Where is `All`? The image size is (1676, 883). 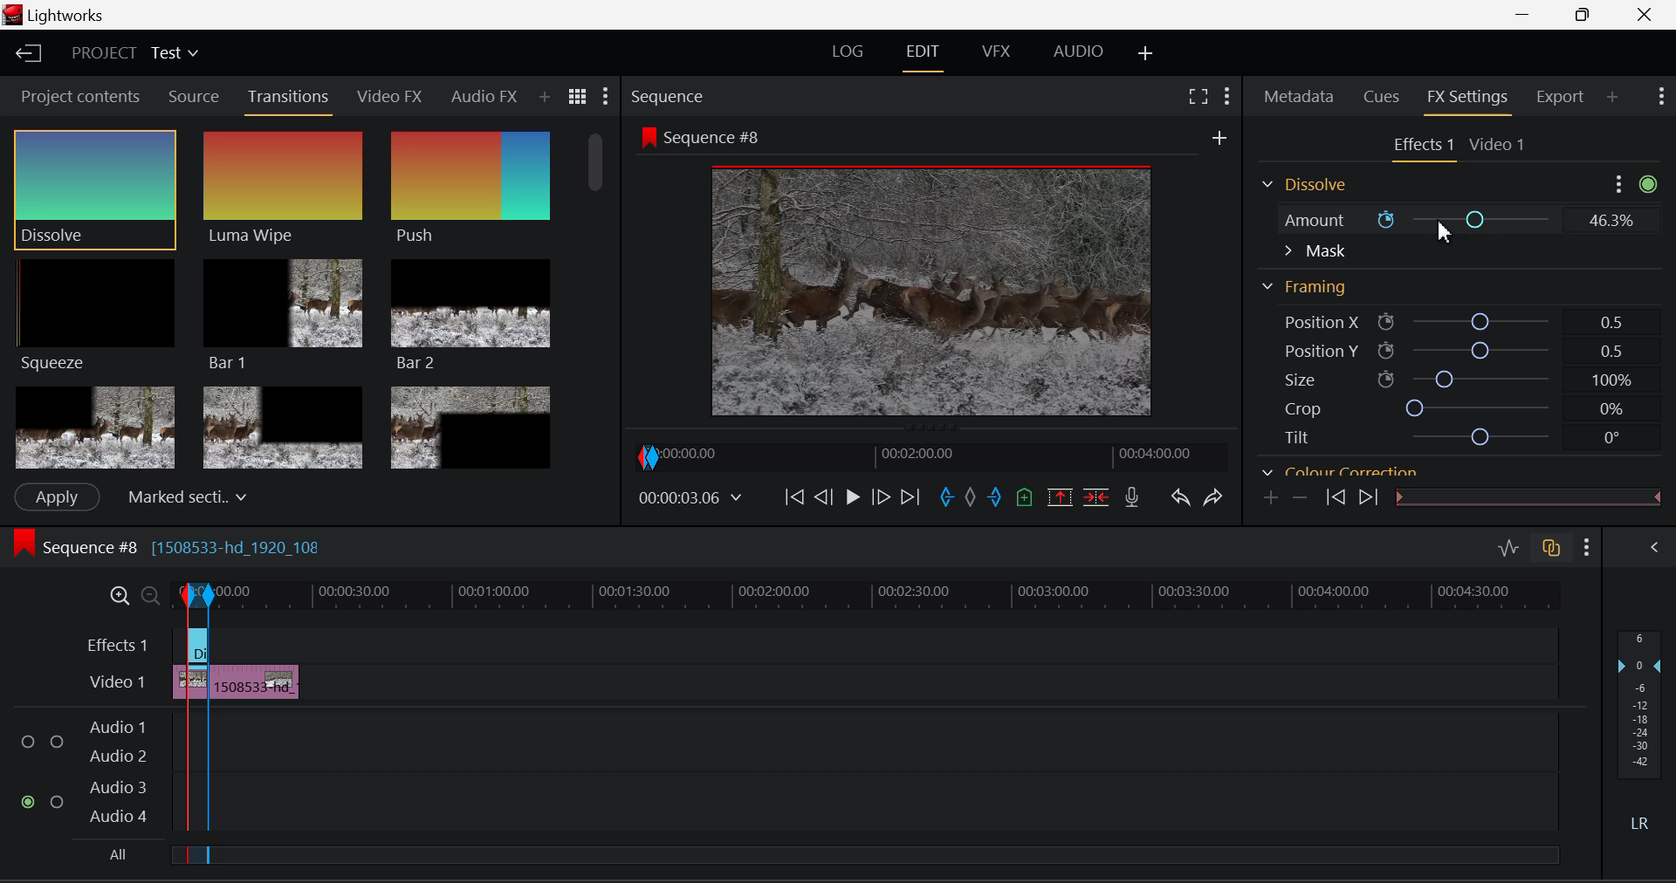
All is located at coordinates (113, 854).